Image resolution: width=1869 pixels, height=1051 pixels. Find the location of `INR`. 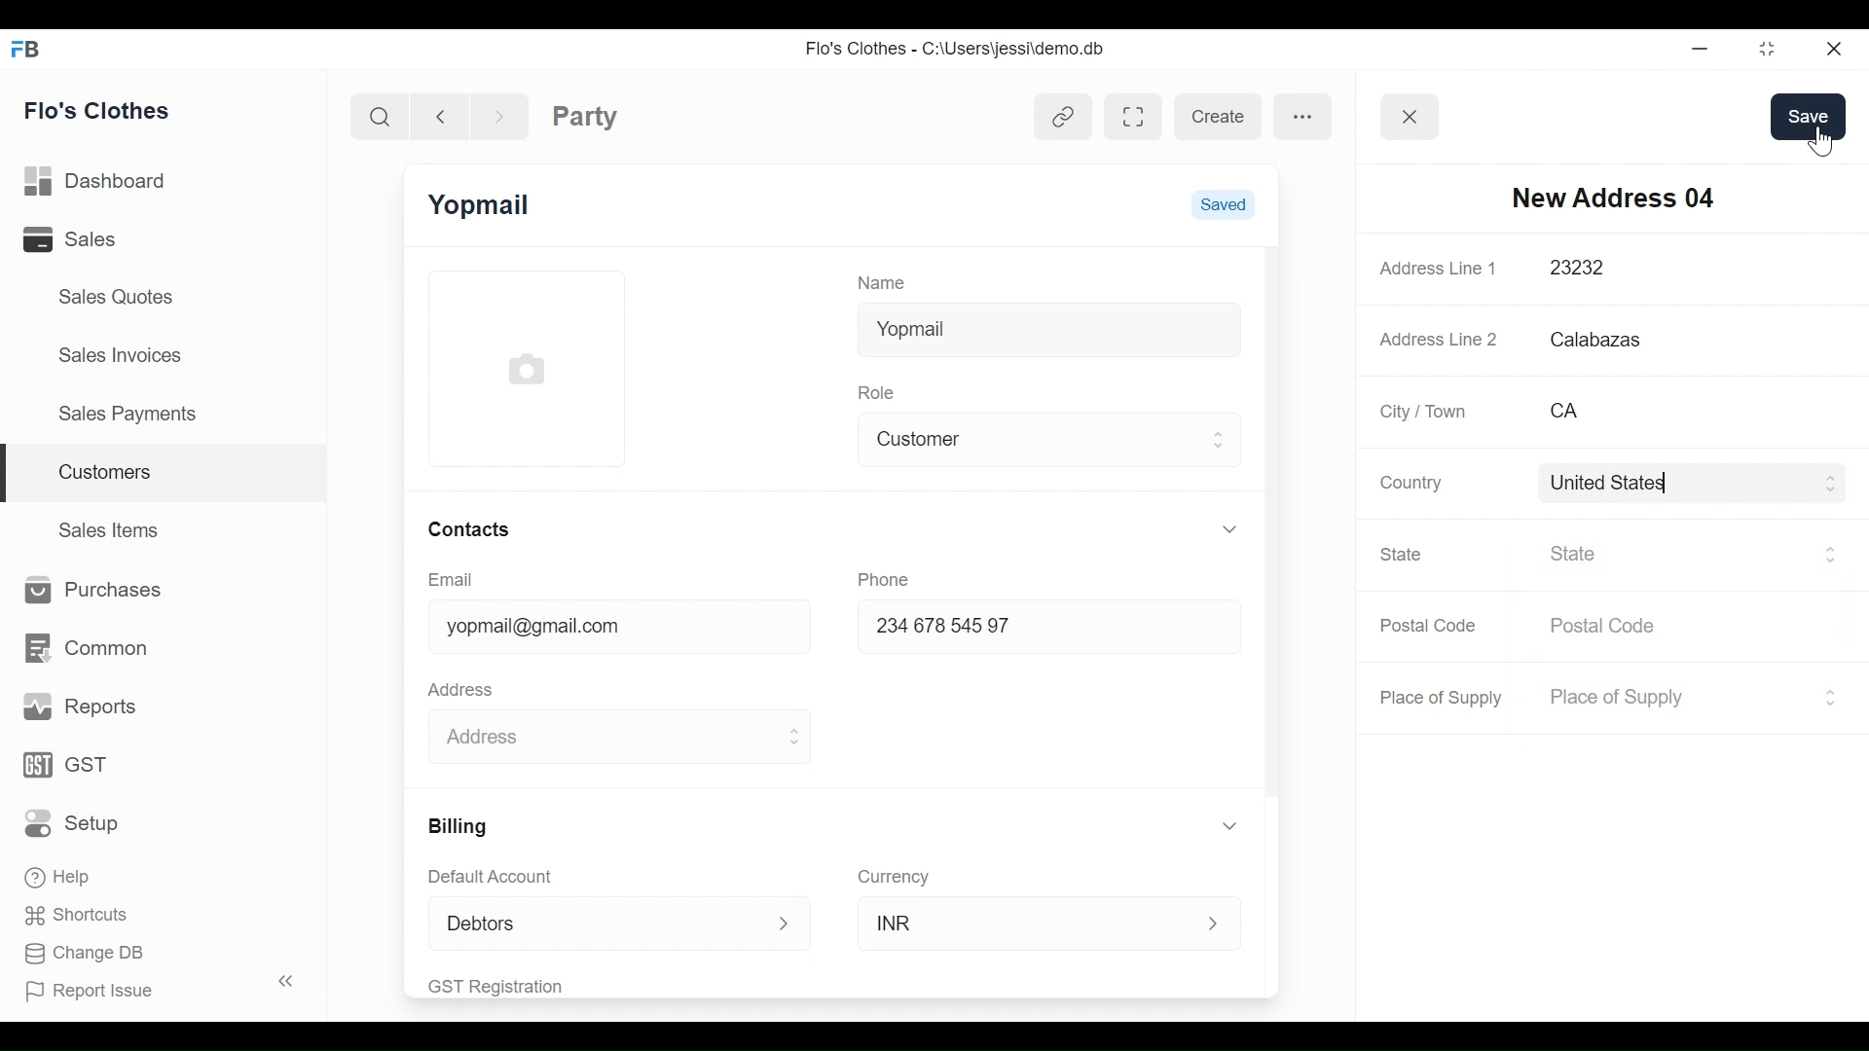

INR is located at coordinates (1028, 922).